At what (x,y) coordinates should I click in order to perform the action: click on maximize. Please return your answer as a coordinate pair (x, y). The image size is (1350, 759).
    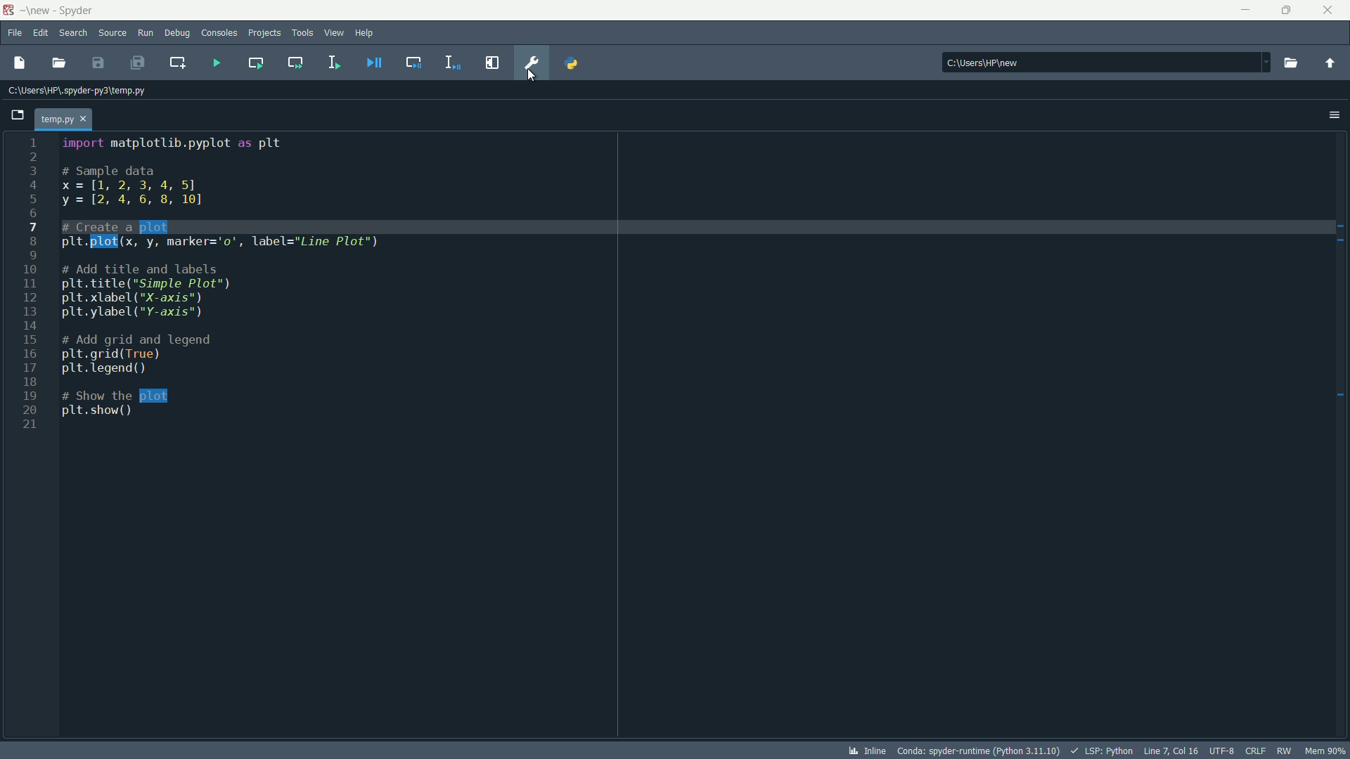
    Looking at the image, I should click on (1289, 11).